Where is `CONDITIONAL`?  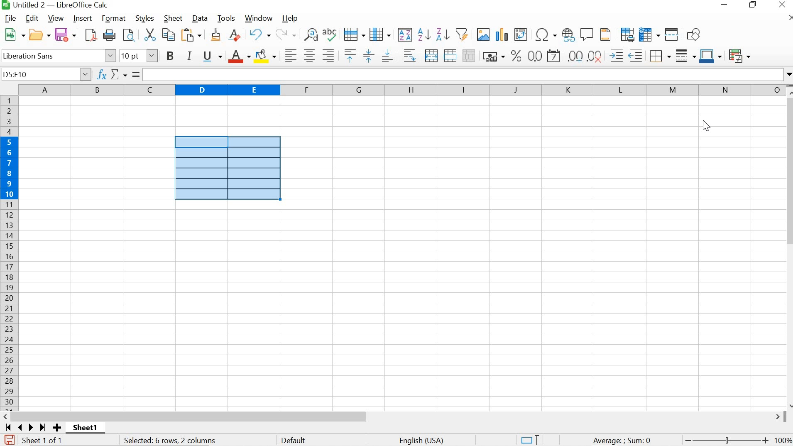 CONDITIONAL is located at coordinates (739, 55).